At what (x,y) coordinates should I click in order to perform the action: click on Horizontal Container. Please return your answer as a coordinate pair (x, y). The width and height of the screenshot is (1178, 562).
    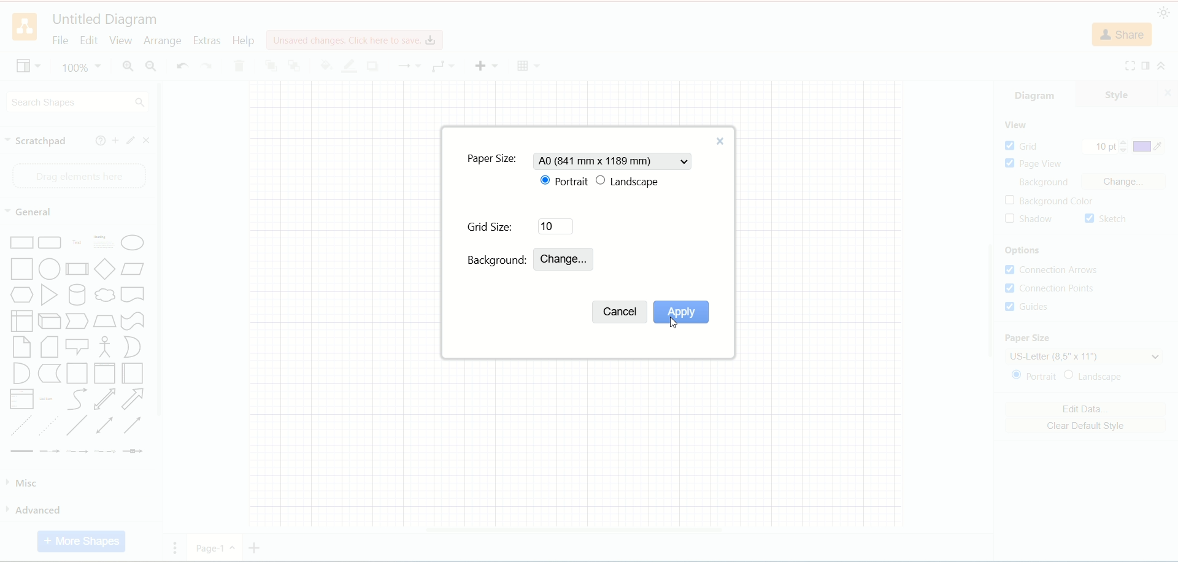
    Looking at the image, I should click on (133, 374).